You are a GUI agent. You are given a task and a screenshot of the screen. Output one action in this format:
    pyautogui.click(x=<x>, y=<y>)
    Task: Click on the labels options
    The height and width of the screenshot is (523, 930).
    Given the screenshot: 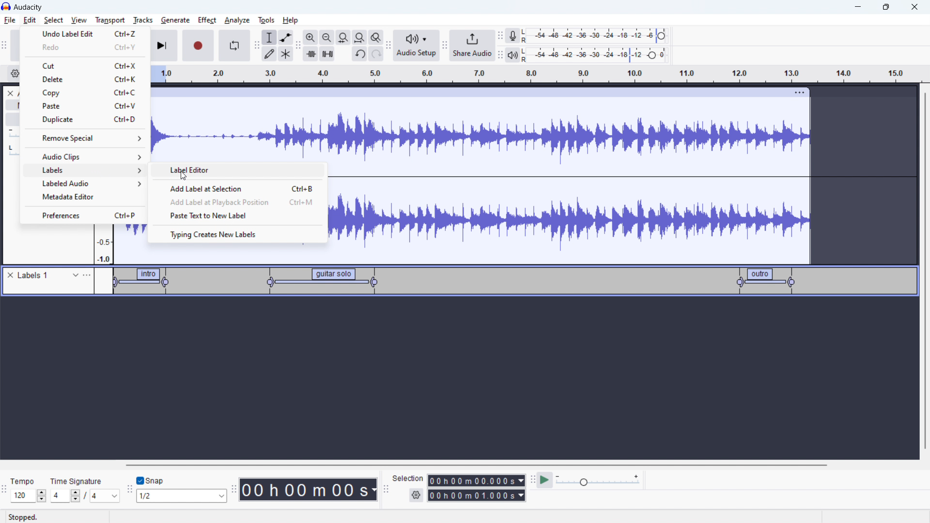 What is the action you would take?
    pyautogui.click(x=87, y=275)
    